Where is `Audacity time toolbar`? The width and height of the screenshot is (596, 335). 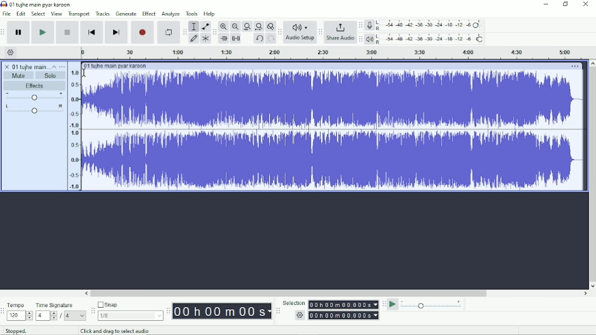
Audacity time toolbar is located at coordinates (168, 310).